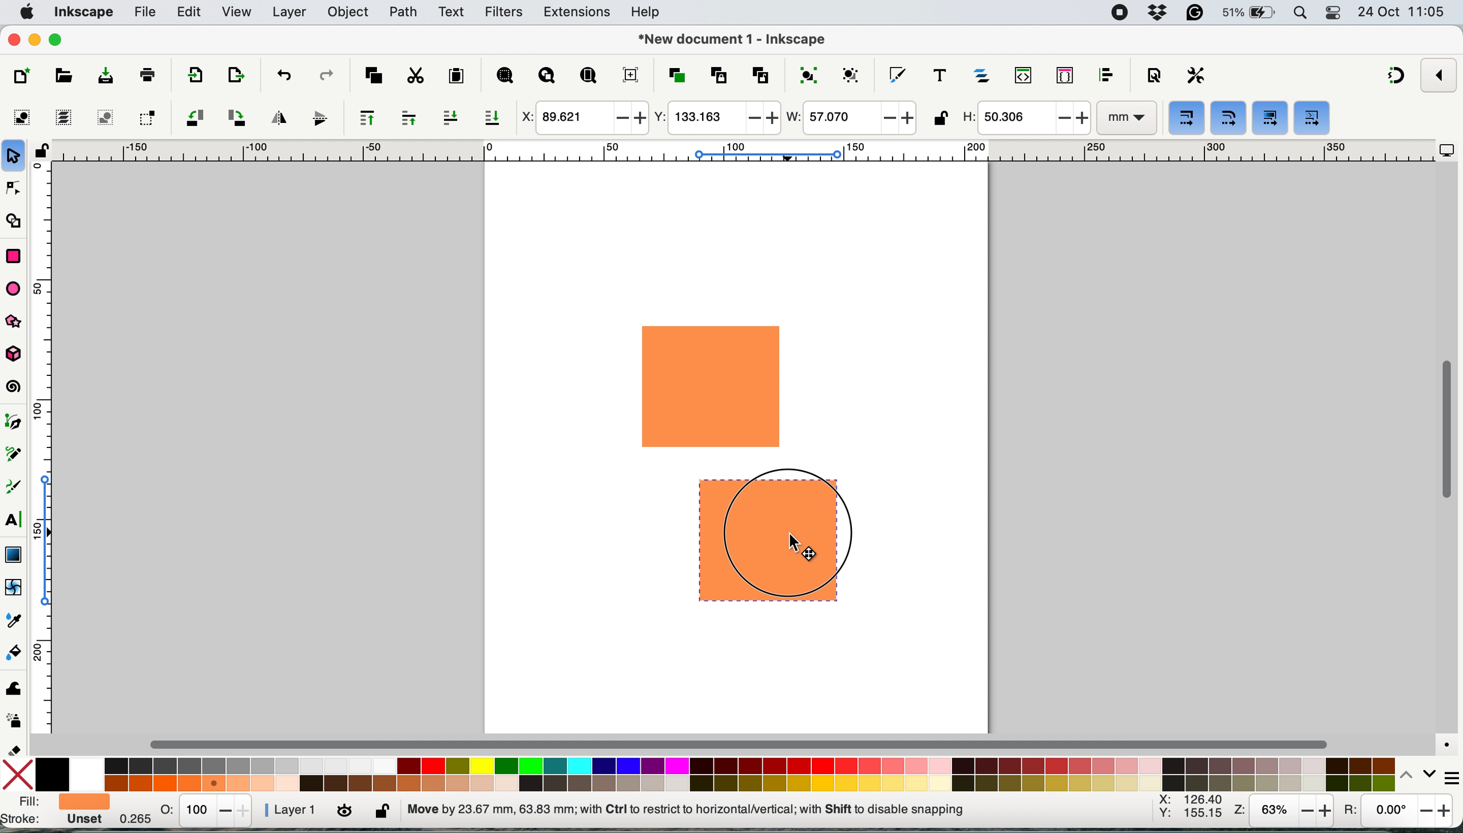  Describe the element at coordinates (414, 75) in the screenshot. I see `cut` at that location.